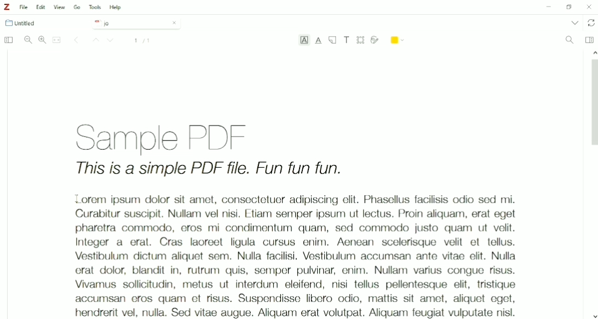  Describe the element at coordinates (319, 41) in the screenshot. I see `Underline Text` at that location.